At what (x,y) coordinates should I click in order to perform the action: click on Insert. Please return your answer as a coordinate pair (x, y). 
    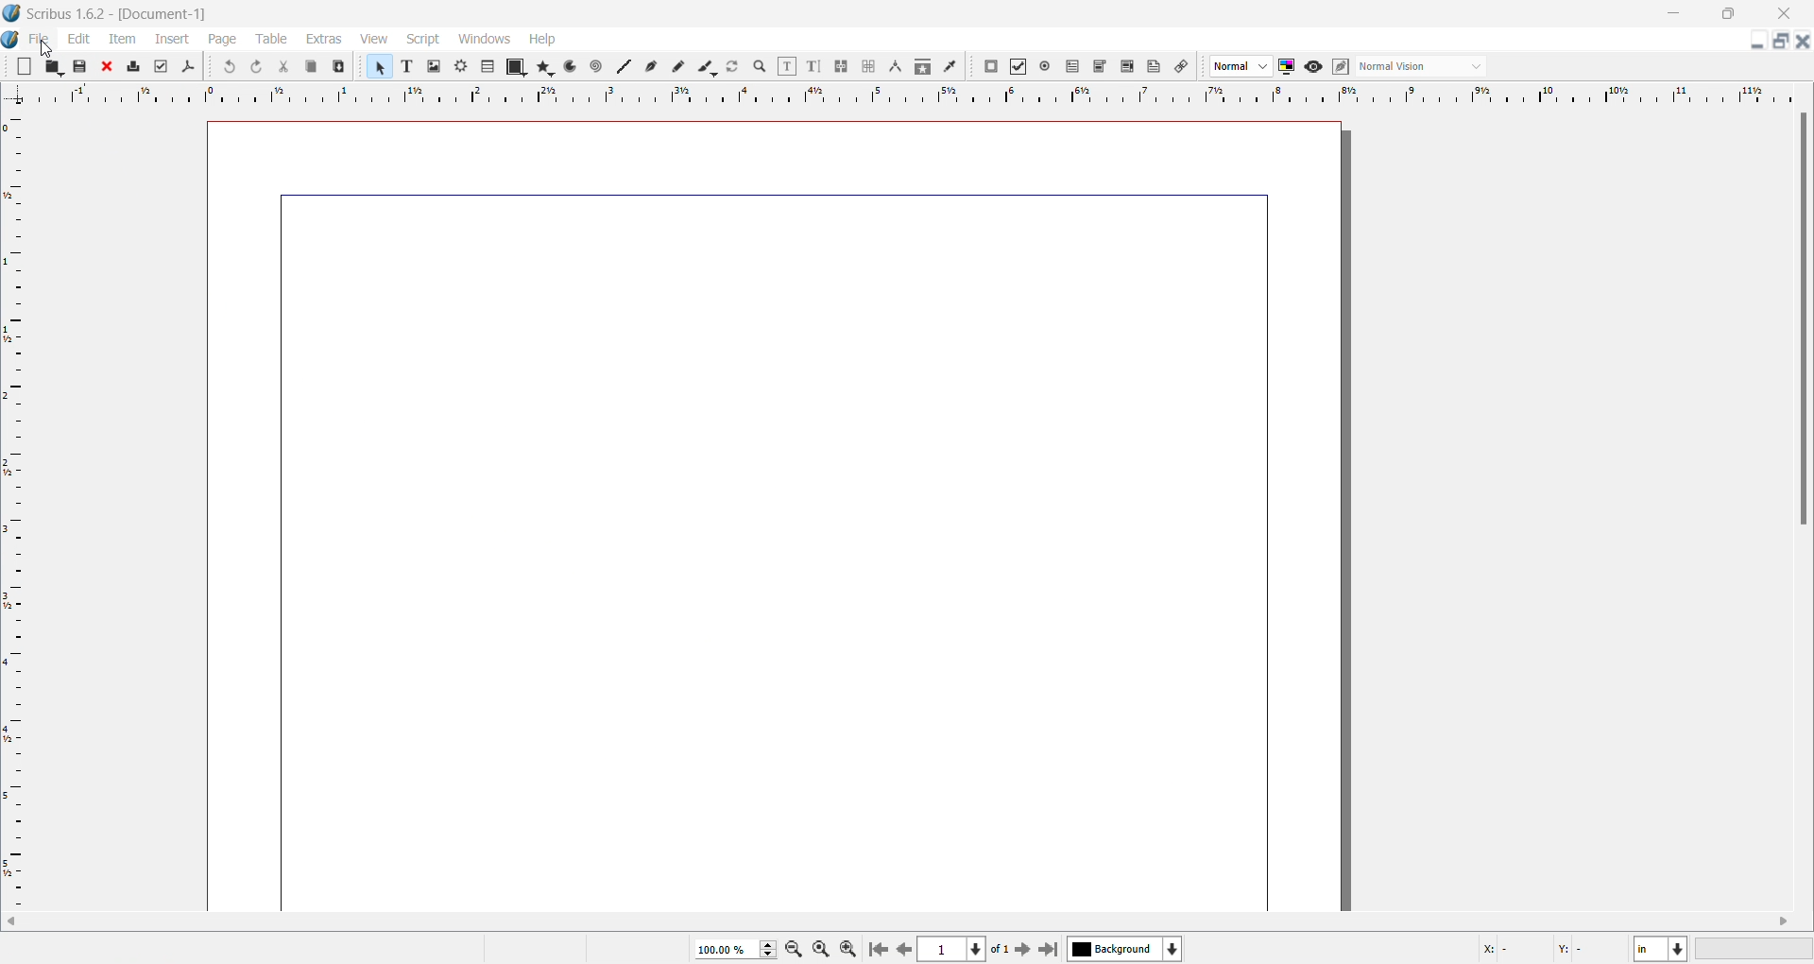
    Looking at the image, I should click on (172, 42).